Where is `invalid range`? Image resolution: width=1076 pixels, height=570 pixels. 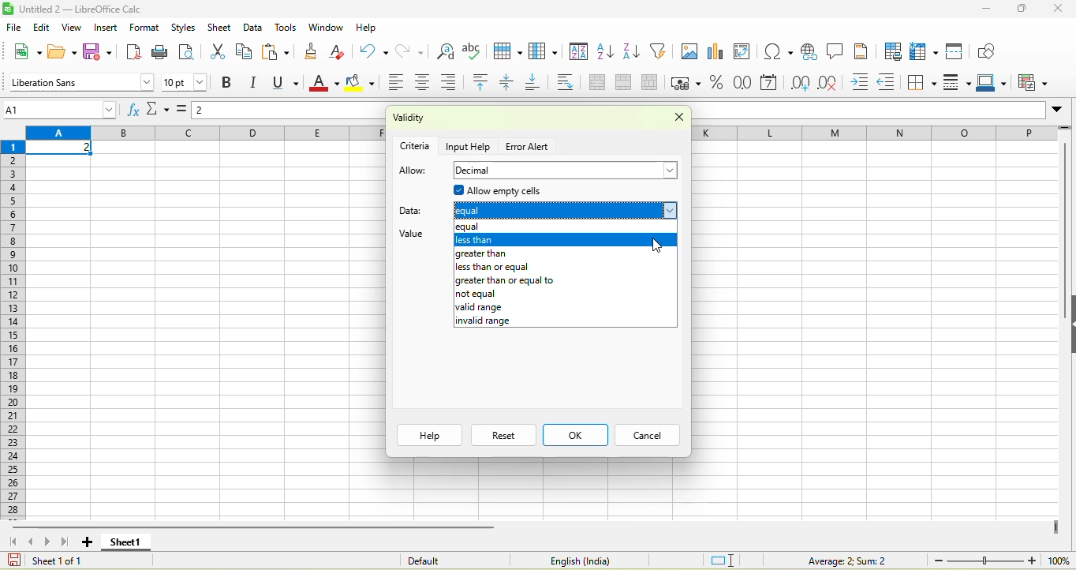
invalid range is located at coordinates (561, 321).